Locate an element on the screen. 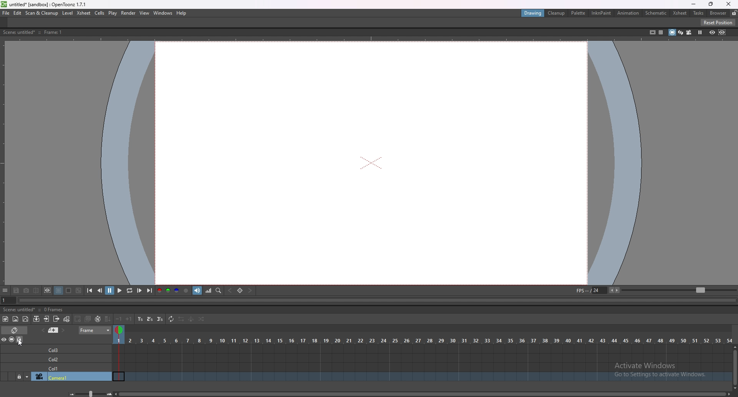 This screenshot has width=738, height=397. camera is located at coordinates (72, 377).